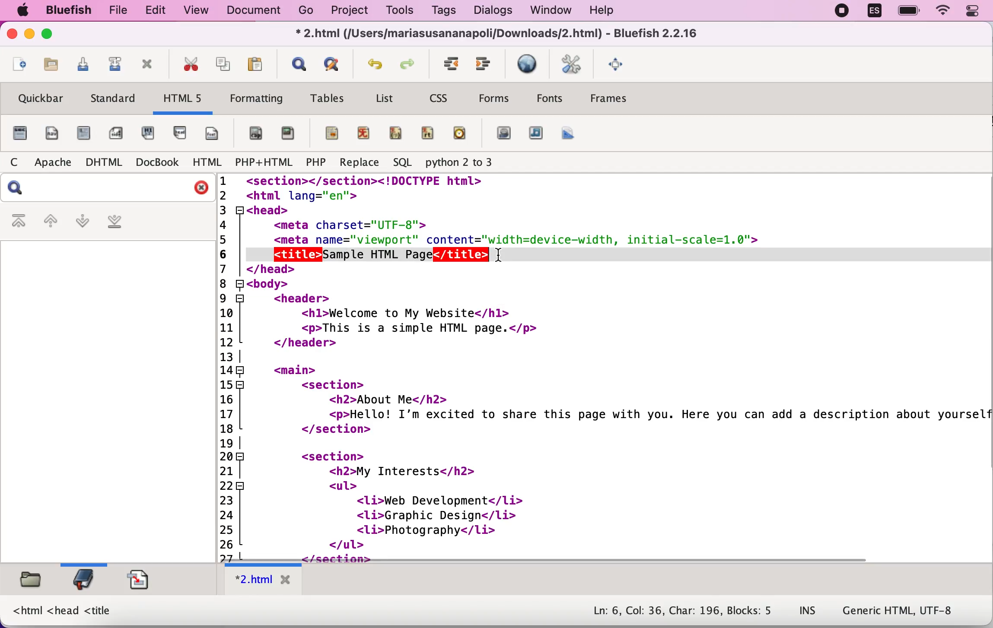 The width and height of the screenshot is (993, 628). What do you see at coordinates (876, 10) in the screenshot?
I see `language` at bounding box center [876, 10].